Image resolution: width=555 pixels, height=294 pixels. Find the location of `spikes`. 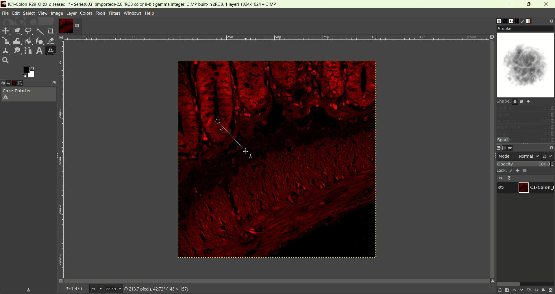

spikes is located at coordinates (525, 115).